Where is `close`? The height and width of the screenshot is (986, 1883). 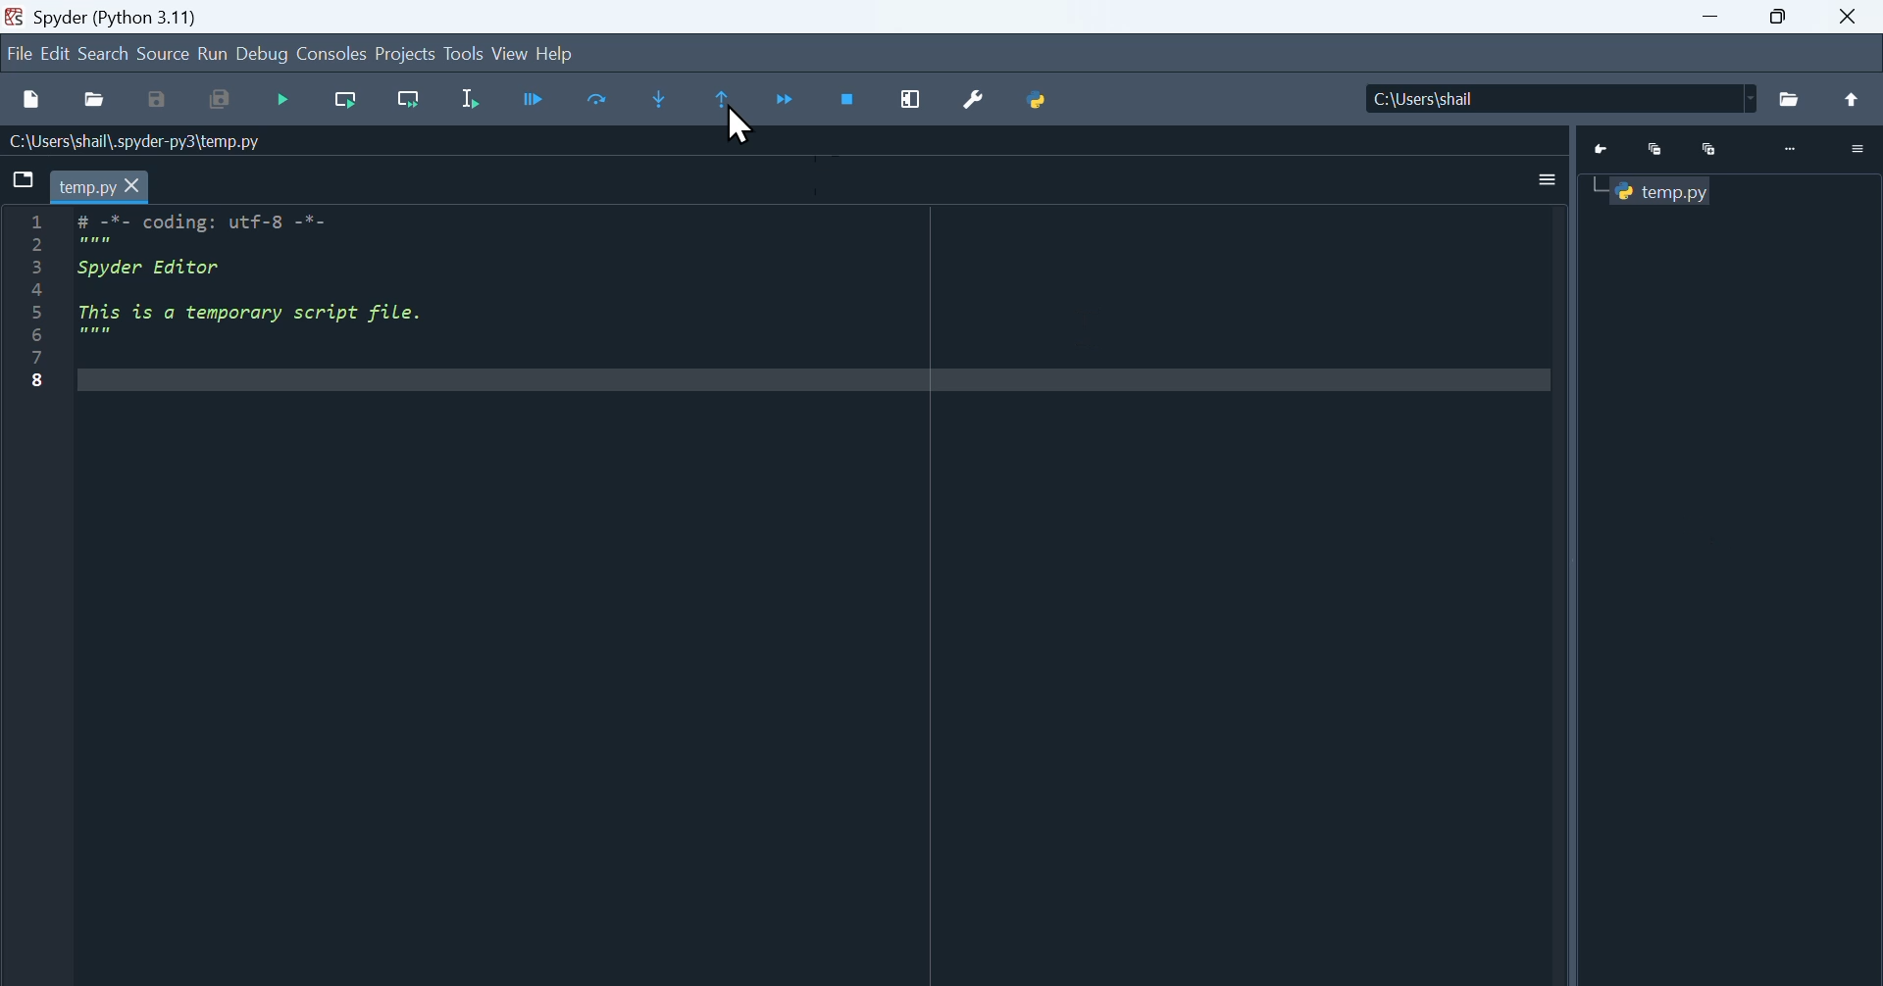 close is located at coordinates (1847, 17).